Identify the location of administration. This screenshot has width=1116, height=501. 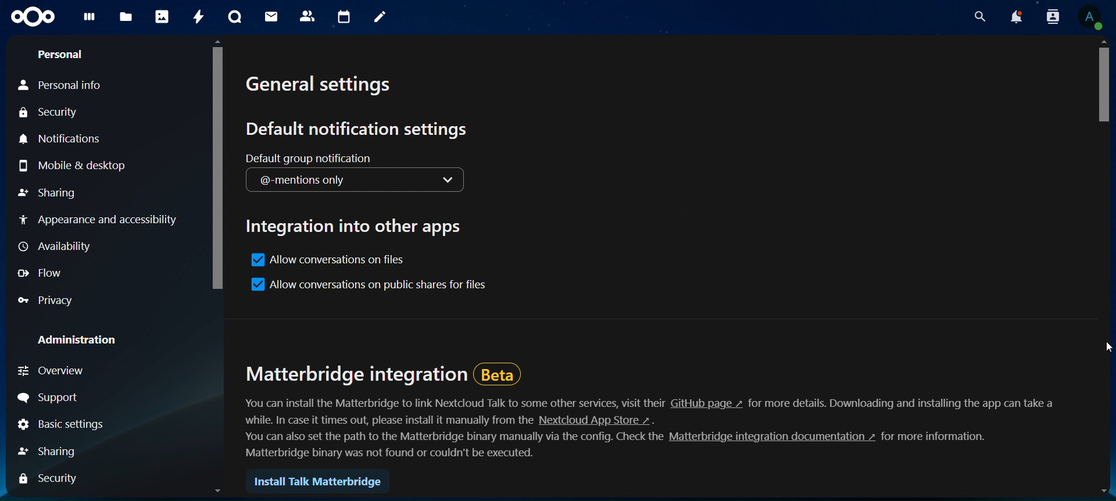
(81, 341).